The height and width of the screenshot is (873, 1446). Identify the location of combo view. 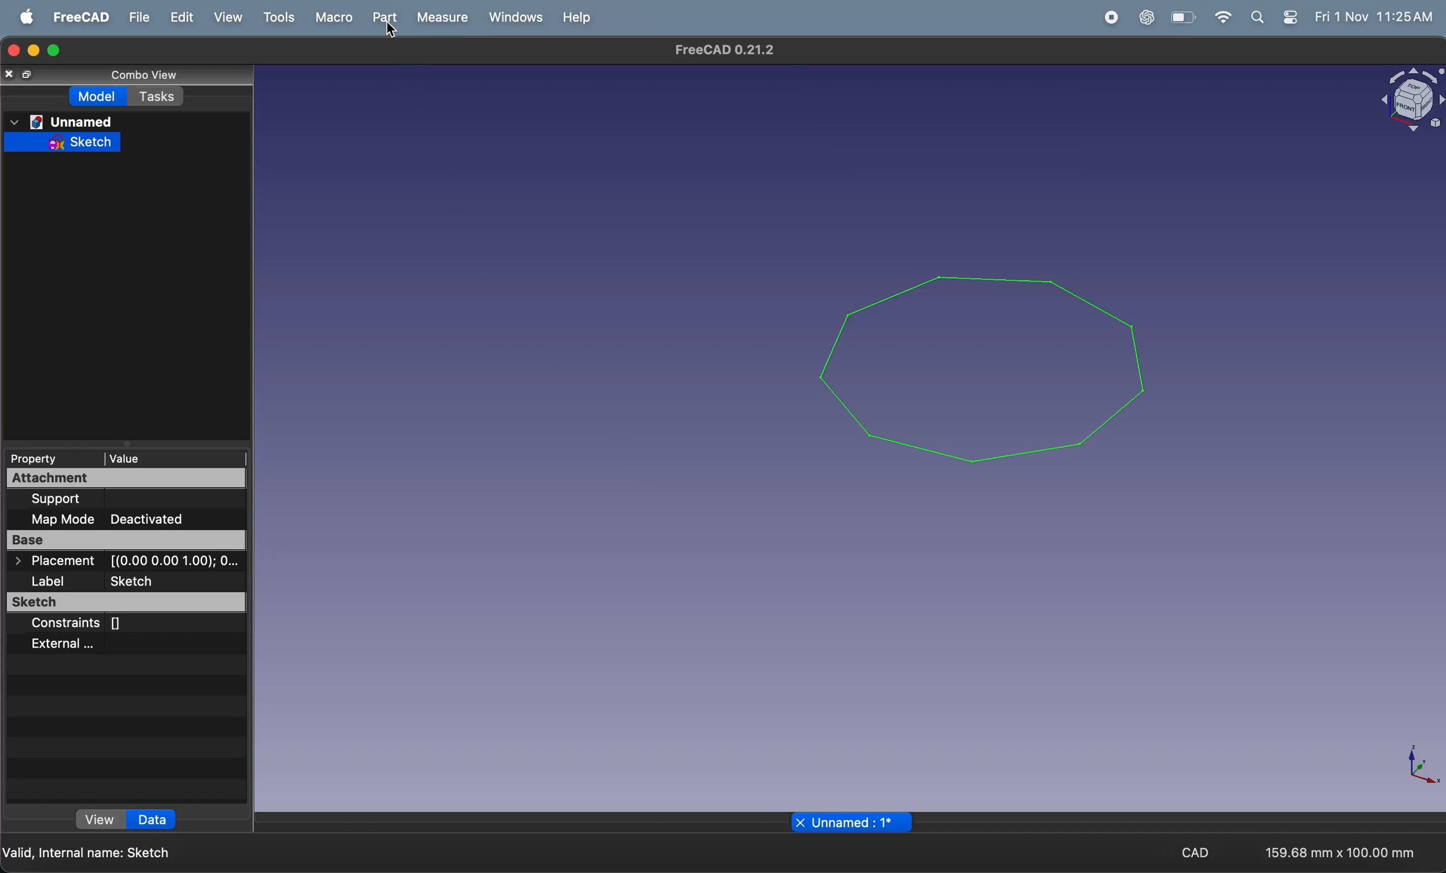
(140, 75).